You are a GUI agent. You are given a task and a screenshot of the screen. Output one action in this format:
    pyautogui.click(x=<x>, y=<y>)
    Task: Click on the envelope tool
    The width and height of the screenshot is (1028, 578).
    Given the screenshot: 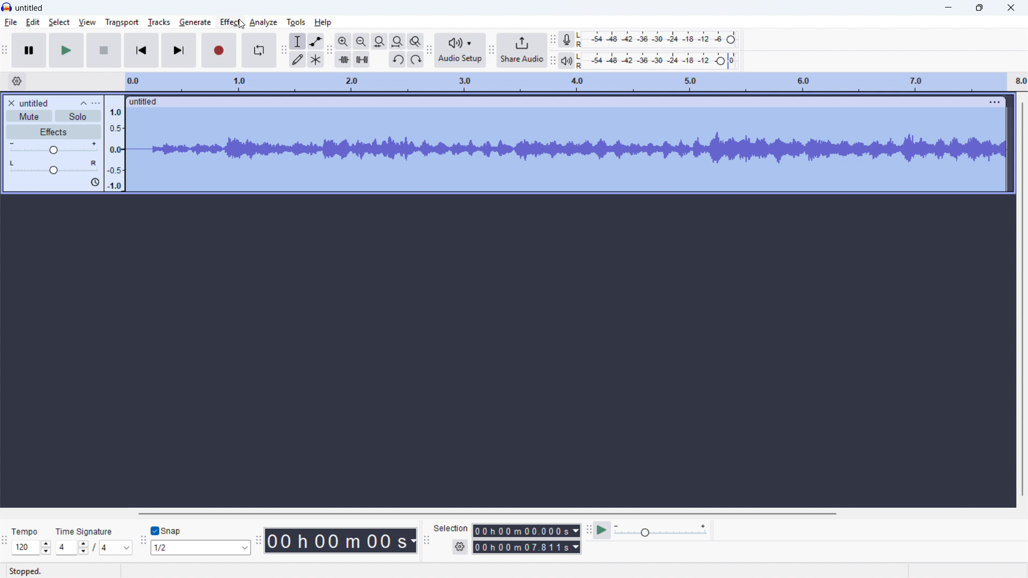 What is the action you would take?
    pyautogui.click(x=315, y=41)
    